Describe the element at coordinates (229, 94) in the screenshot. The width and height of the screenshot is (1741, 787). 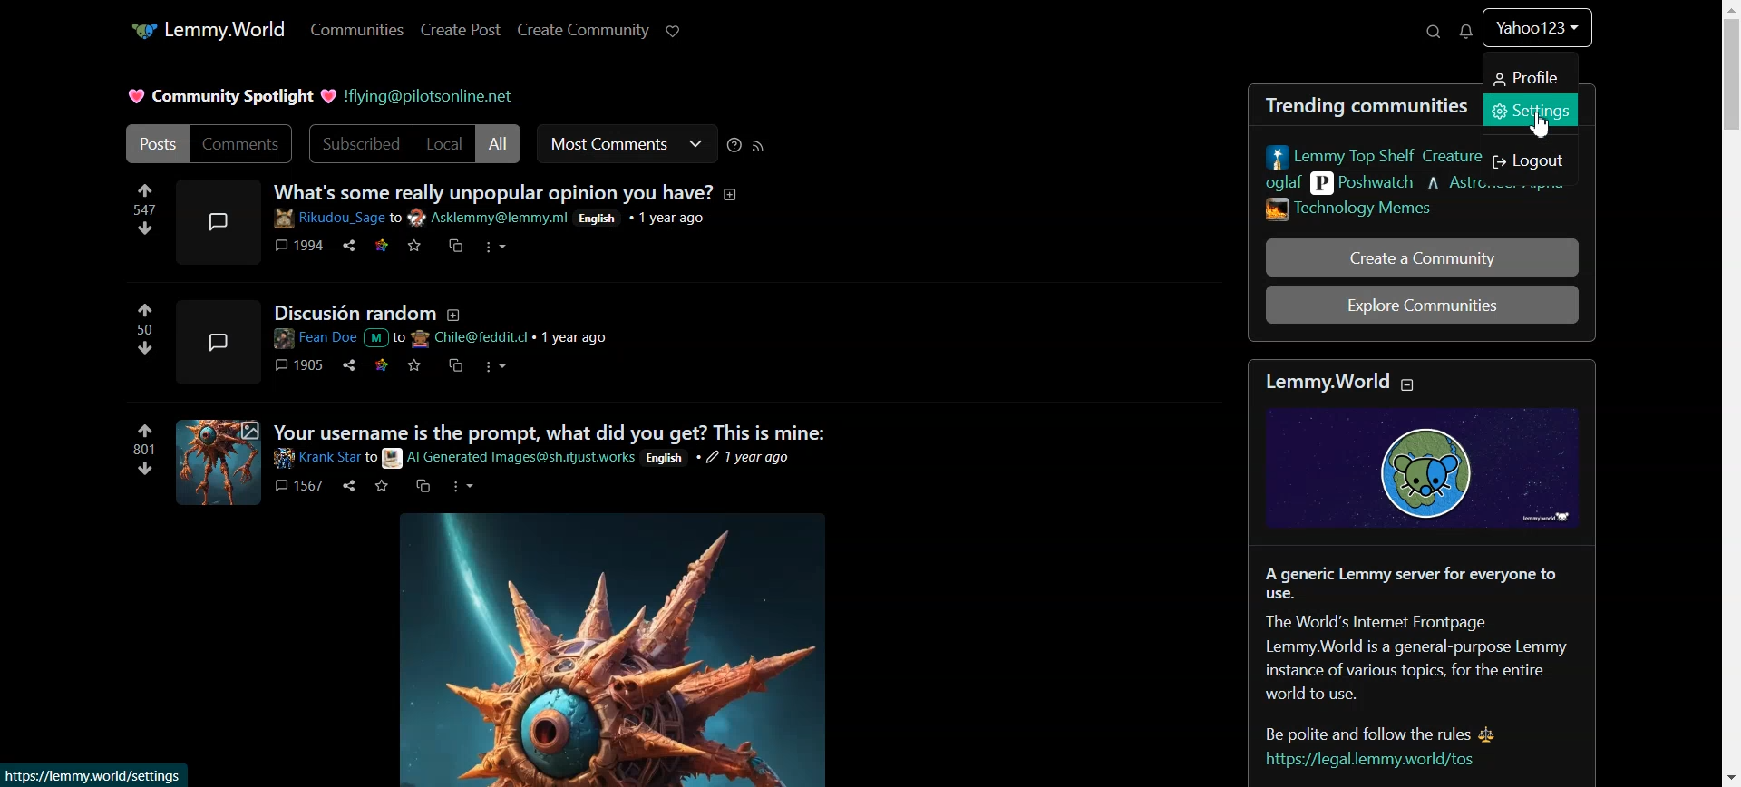
I see `Text` at that location.